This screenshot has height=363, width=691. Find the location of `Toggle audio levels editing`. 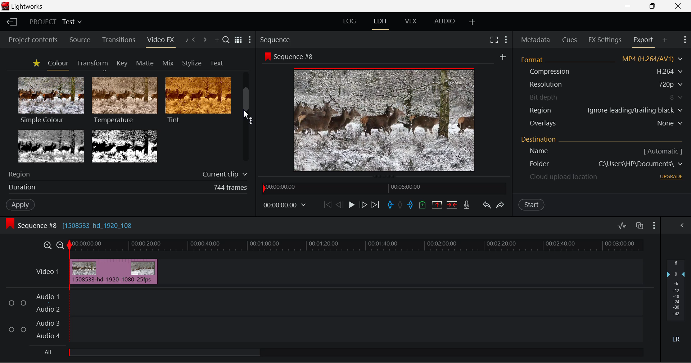

Toggle audio levels editing is located at coordinates (622, 225).